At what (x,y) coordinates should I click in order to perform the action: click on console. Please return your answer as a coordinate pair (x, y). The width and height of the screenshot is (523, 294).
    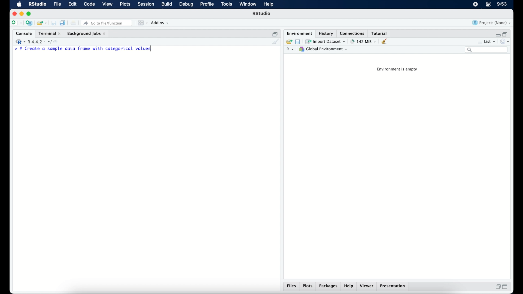
    Looking at the image, I should click on (23, 33).